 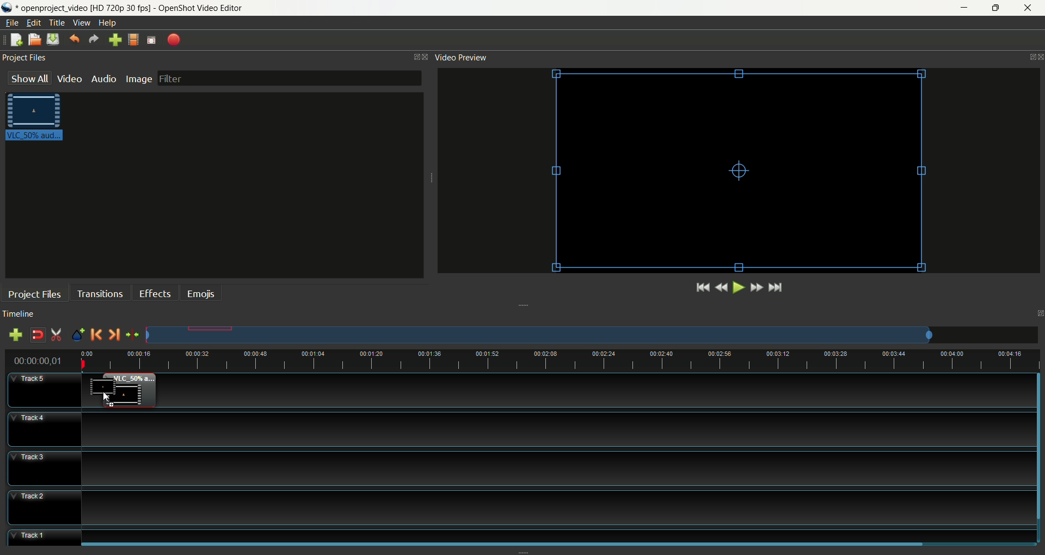 What do you see at coordinates (201, 293) in the screenshot?
I see `emojis` at bounding box center [201, 293].